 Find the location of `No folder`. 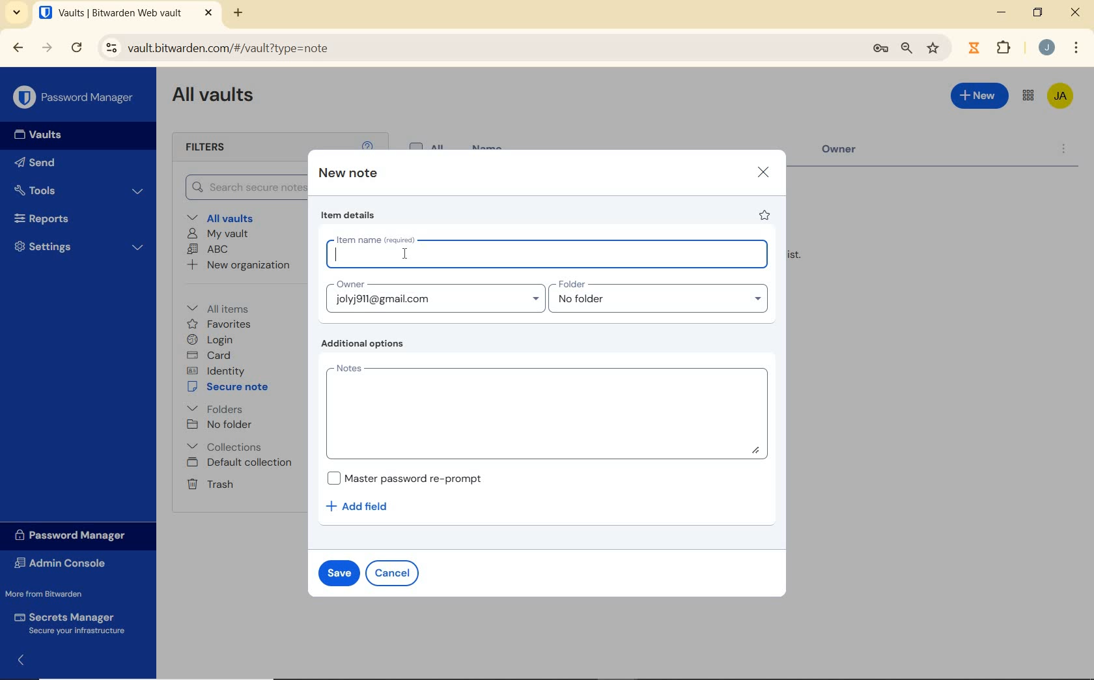

No folder is located at coordinates (219, 425).